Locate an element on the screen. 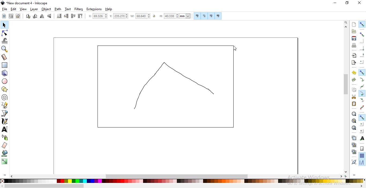 The width and height of the screenshot is (366, 188). snap other points is located at coordinates (362, 117).